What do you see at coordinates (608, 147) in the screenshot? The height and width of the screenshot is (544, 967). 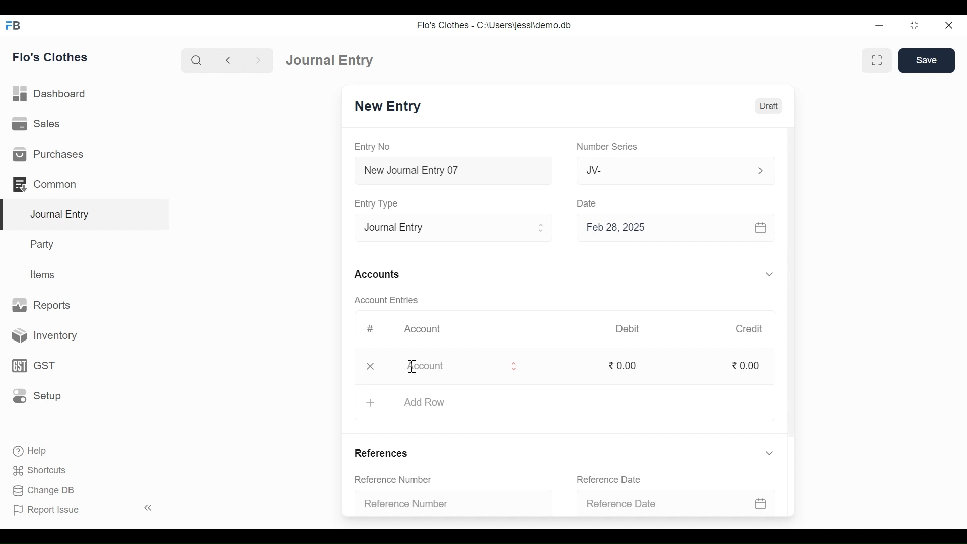 I see `Number Series` at bounding box center [608, 147].